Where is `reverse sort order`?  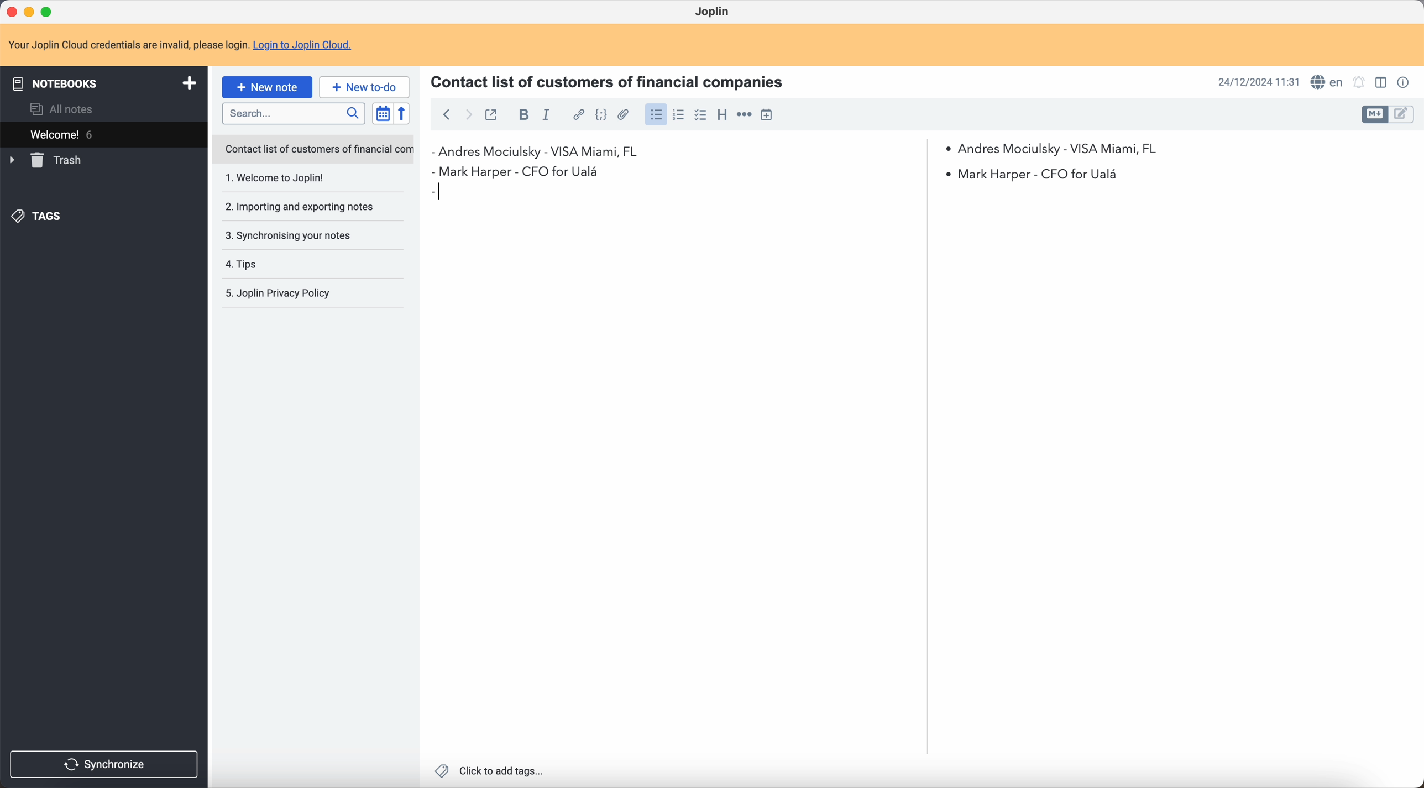 reverse sort order is located at coordinates (401, 114).